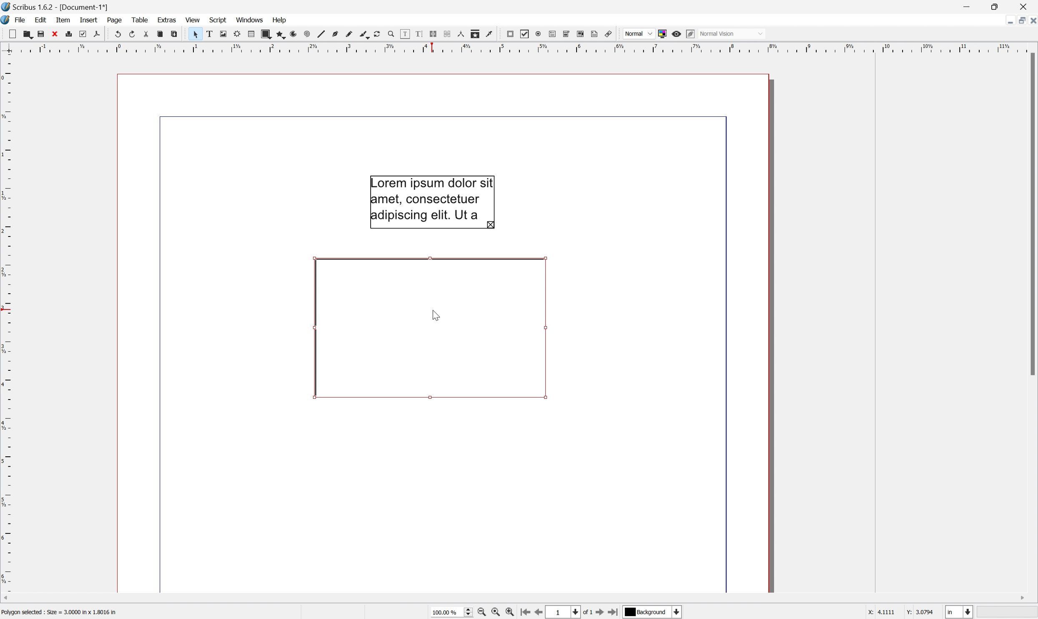 This screenshot has width=1038, height=619. I want to click on Preflight verifier, so click(83, 35).